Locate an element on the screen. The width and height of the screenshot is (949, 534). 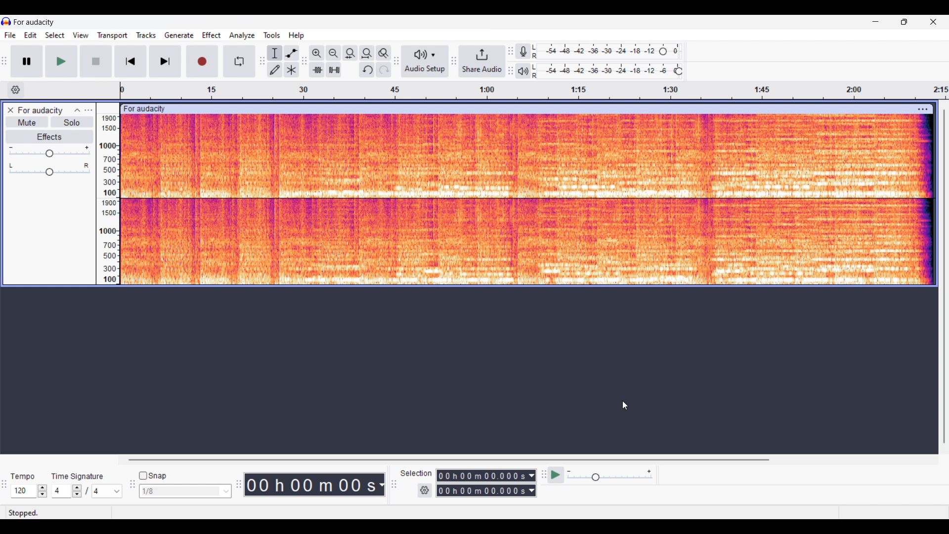
Play/Play once is located at coordinates (61, 61).